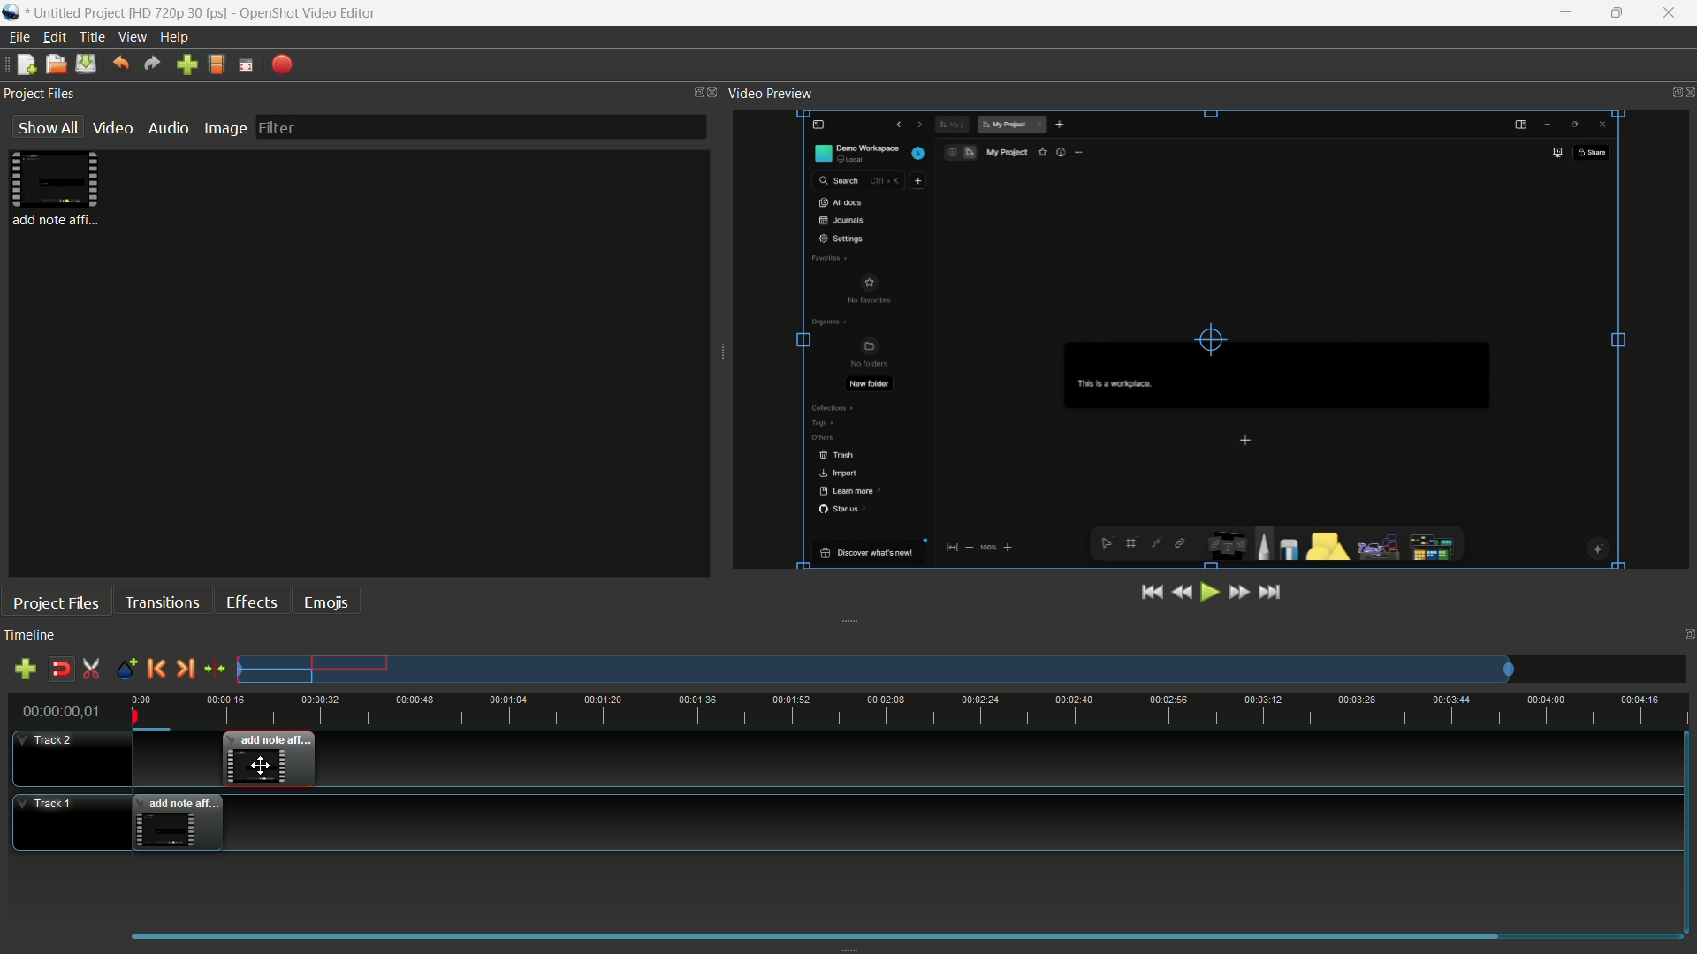 This screenshot has height=954, width=1697. I want to click on next marker, so click(183, 668).